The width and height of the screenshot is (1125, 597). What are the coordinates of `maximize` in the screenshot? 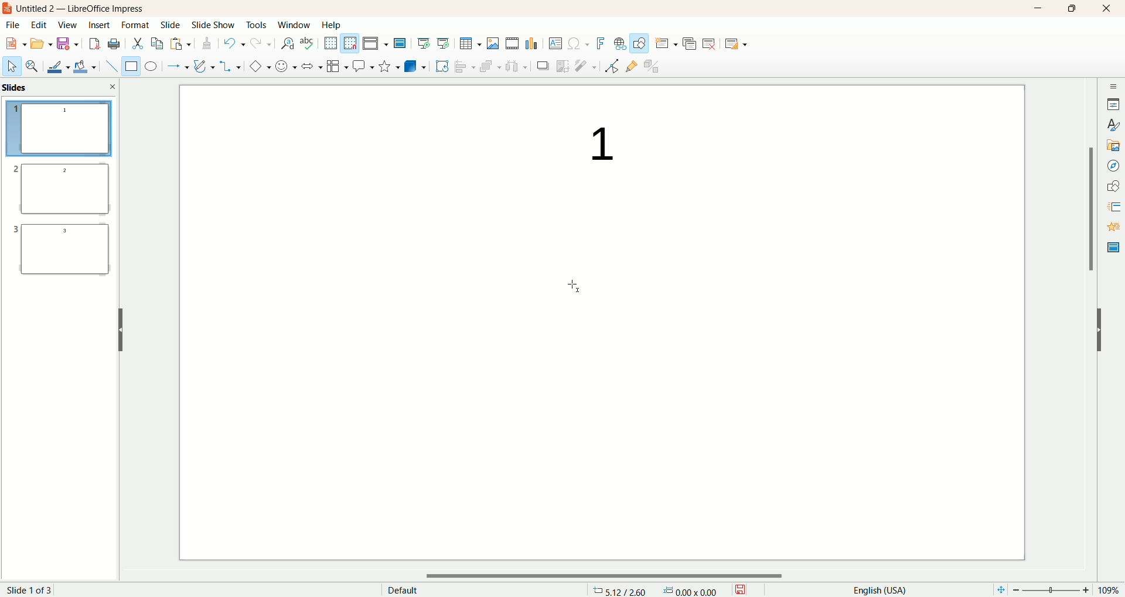 It's located at (1071, 10).